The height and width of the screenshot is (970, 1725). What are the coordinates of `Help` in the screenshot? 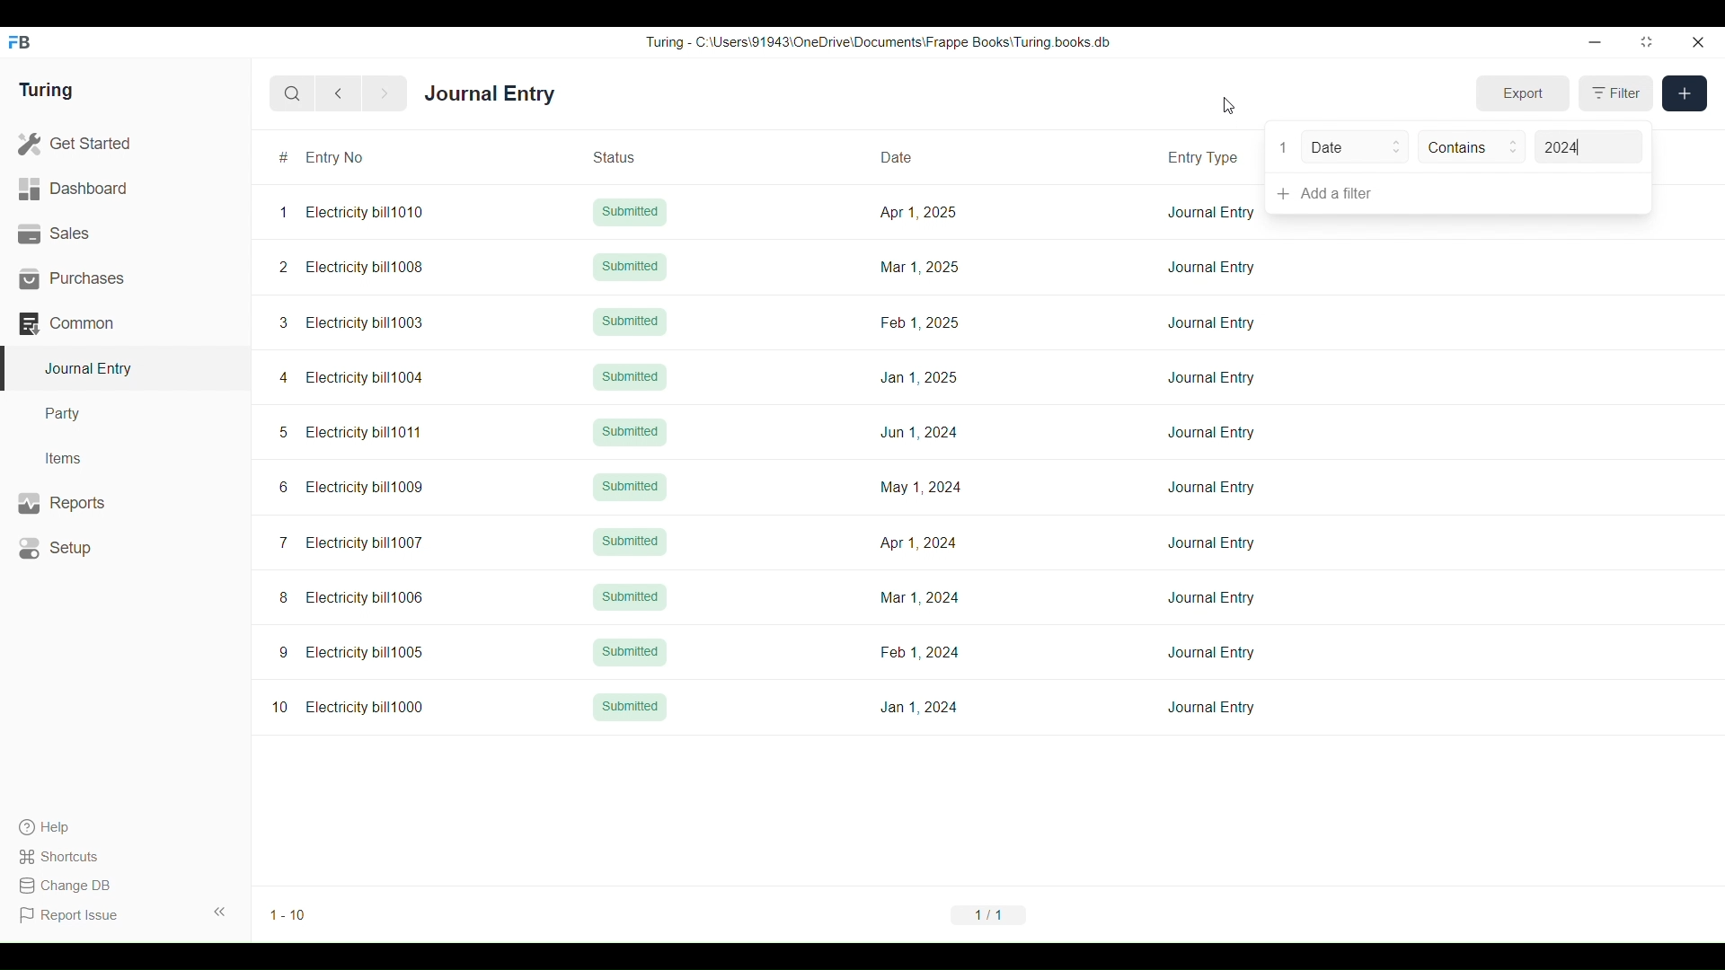 It's located at (67, 827).